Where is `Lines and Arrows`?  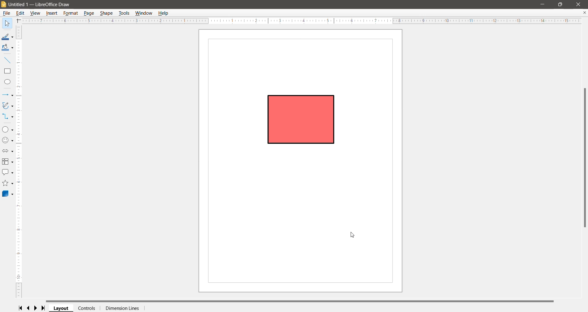
Lines and Arrows is located at coordinates (8, 95).